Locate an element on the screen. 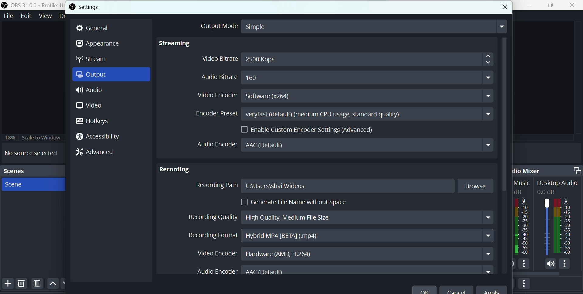 This screenshot has height=294, width=583. Recording is located at coordinates (172, 170).